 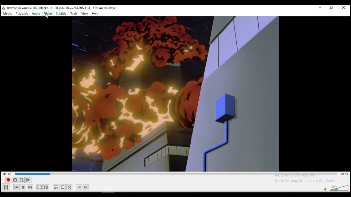 I want to click on media, so click(x=7, y=13).